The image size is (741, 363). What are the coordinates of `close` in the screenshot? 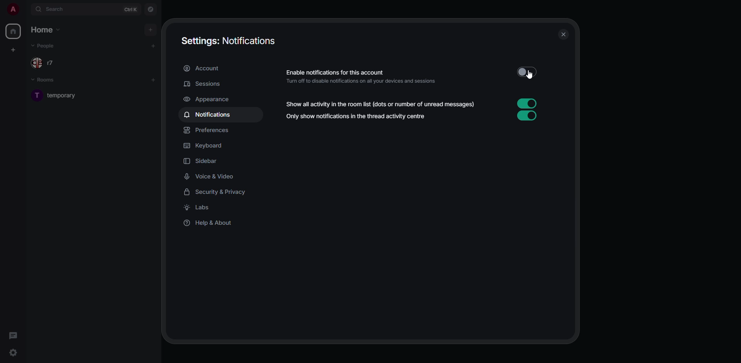 It's located at (562, 34).